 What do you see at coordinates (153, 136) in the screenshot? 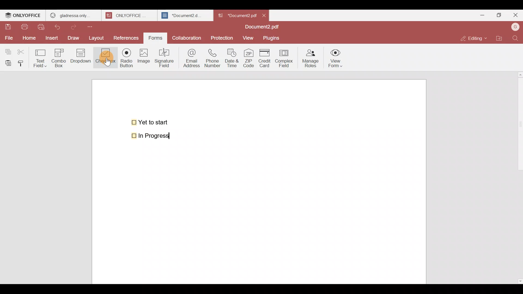
I see `In Progress` at bounding box center [153, 136].